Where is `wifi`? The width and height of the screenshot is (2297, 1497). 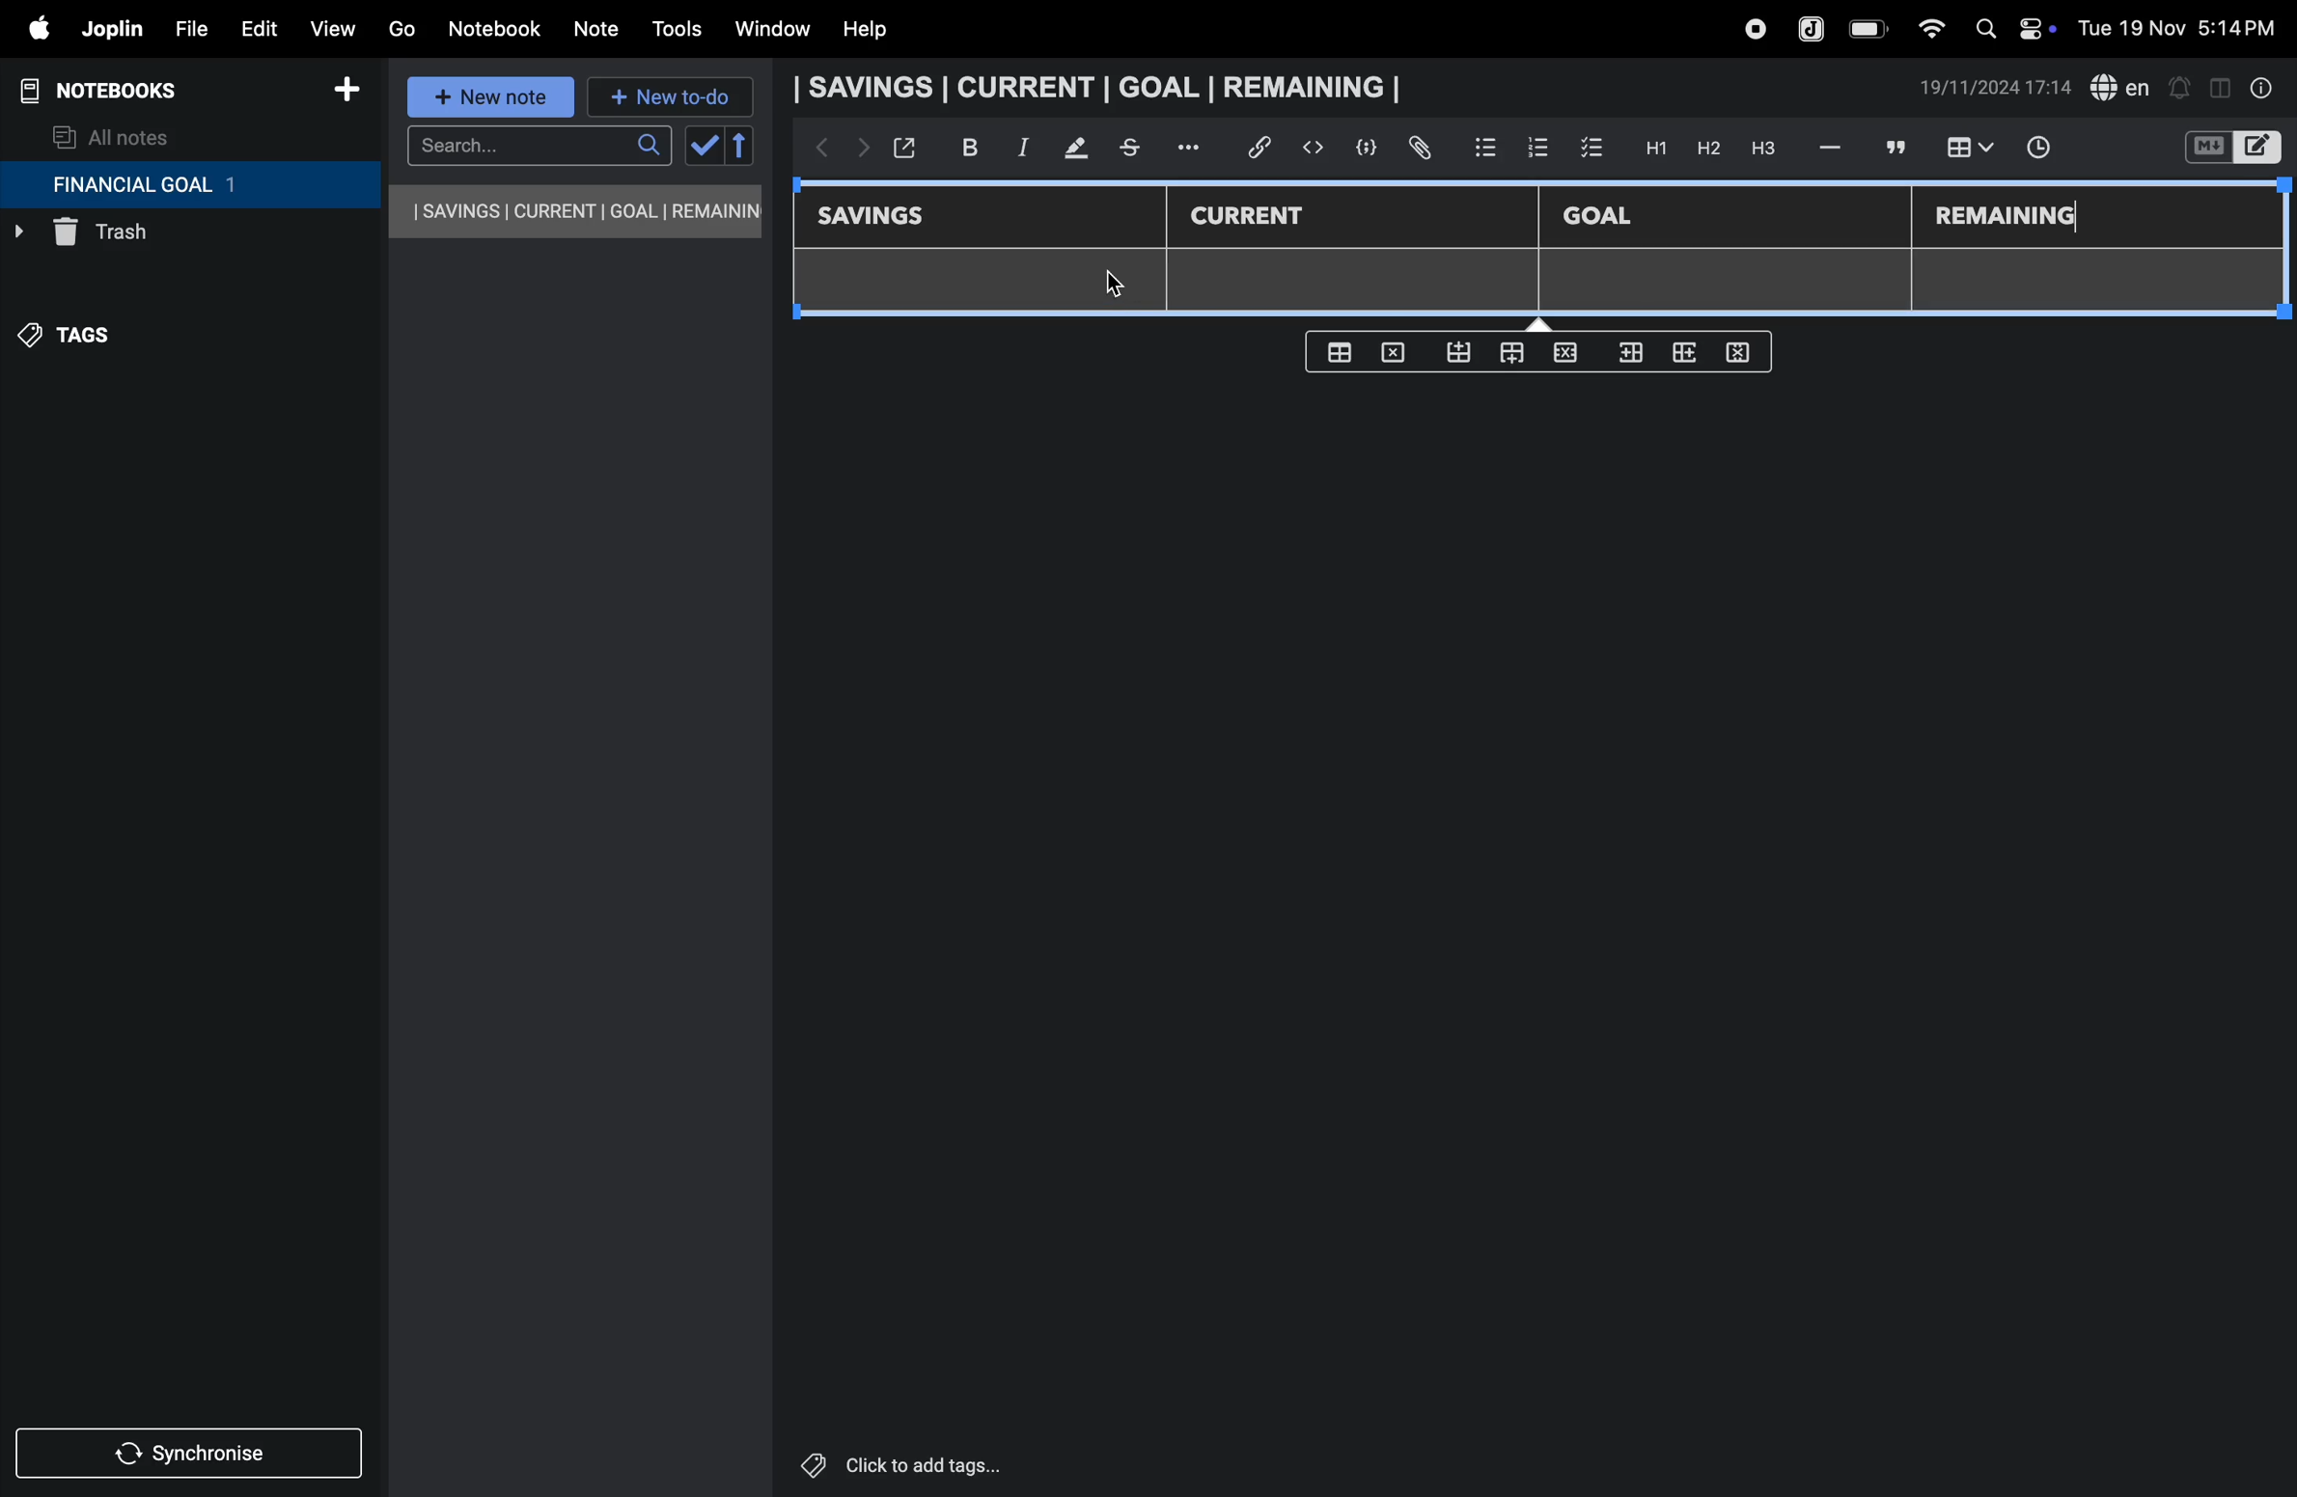 wifi is located at coordinates (1925, 28).